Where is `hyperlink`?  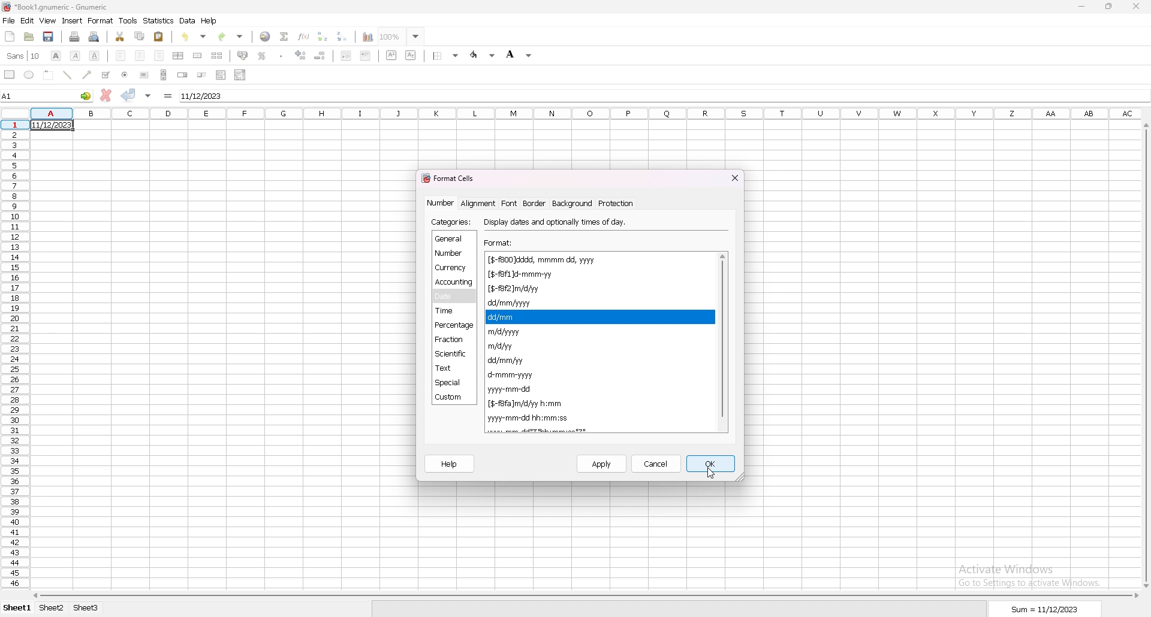 hyperlink is located at coordinates (266, 37).